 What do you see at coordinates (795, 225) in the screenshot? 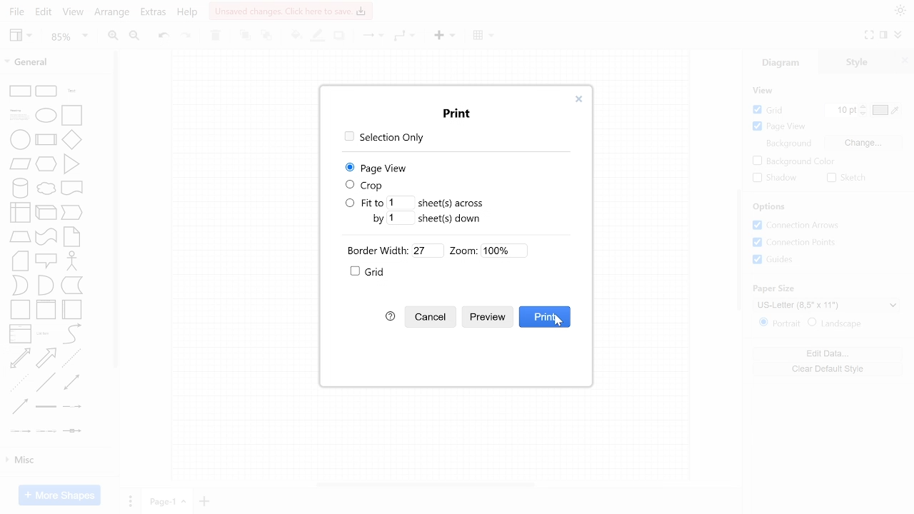
I see `Connection arrows` at bounding box center [795, 225].